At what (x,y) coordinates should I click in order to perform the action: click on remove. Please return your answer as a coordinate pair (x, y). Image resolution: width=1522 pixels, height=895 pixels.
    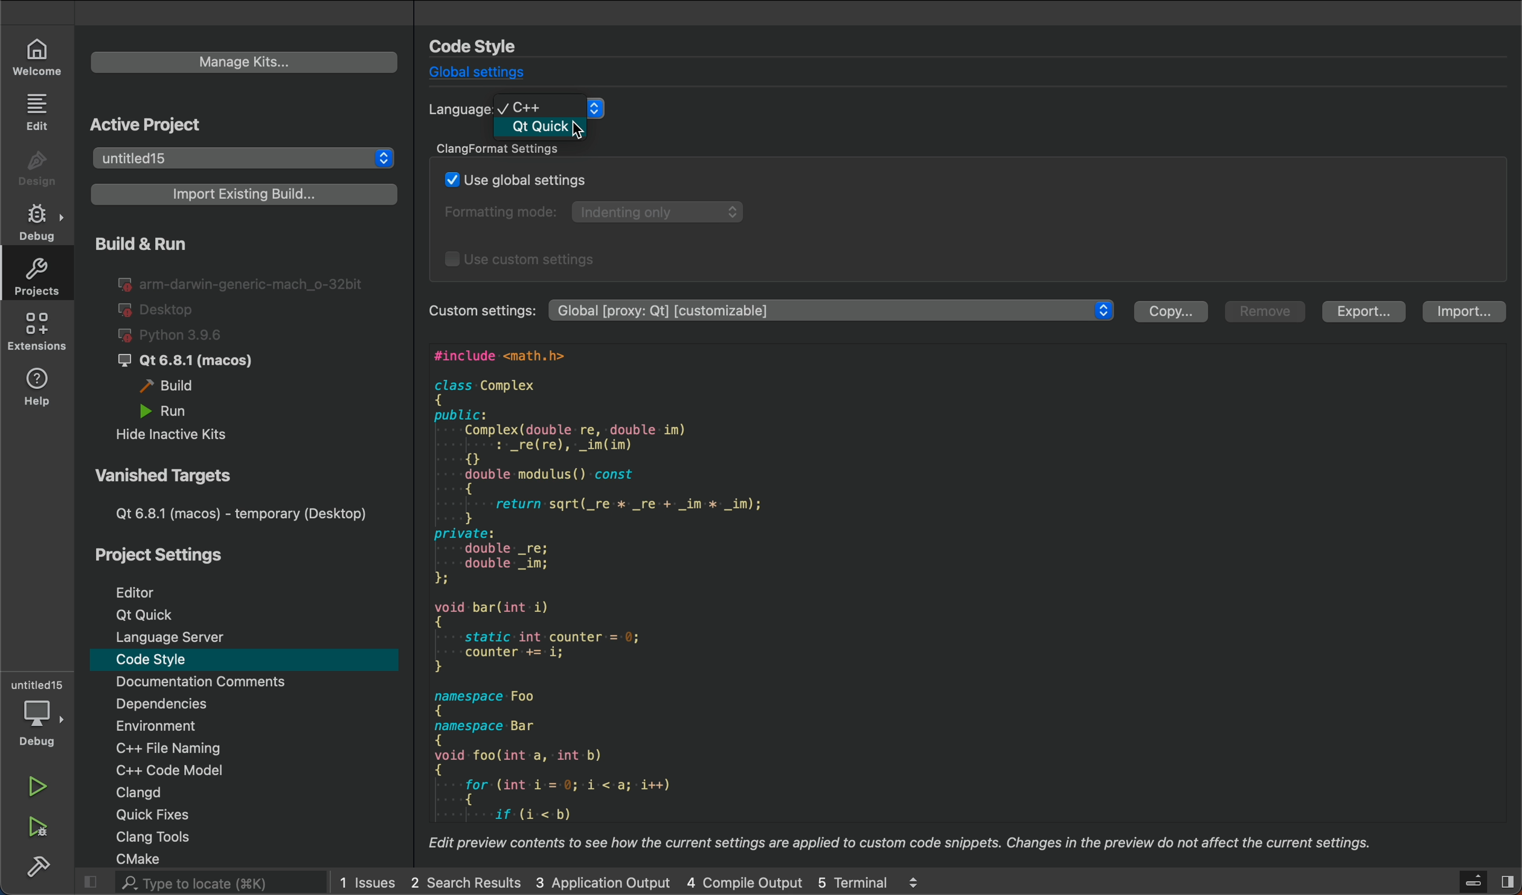
    Looking at the image, I should click on (1267, 313).